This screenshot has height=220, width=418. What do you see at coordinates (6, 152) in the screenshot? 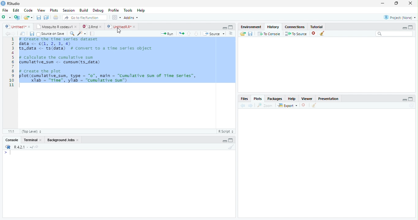
I see `> ` at bounding box center [6, 152].